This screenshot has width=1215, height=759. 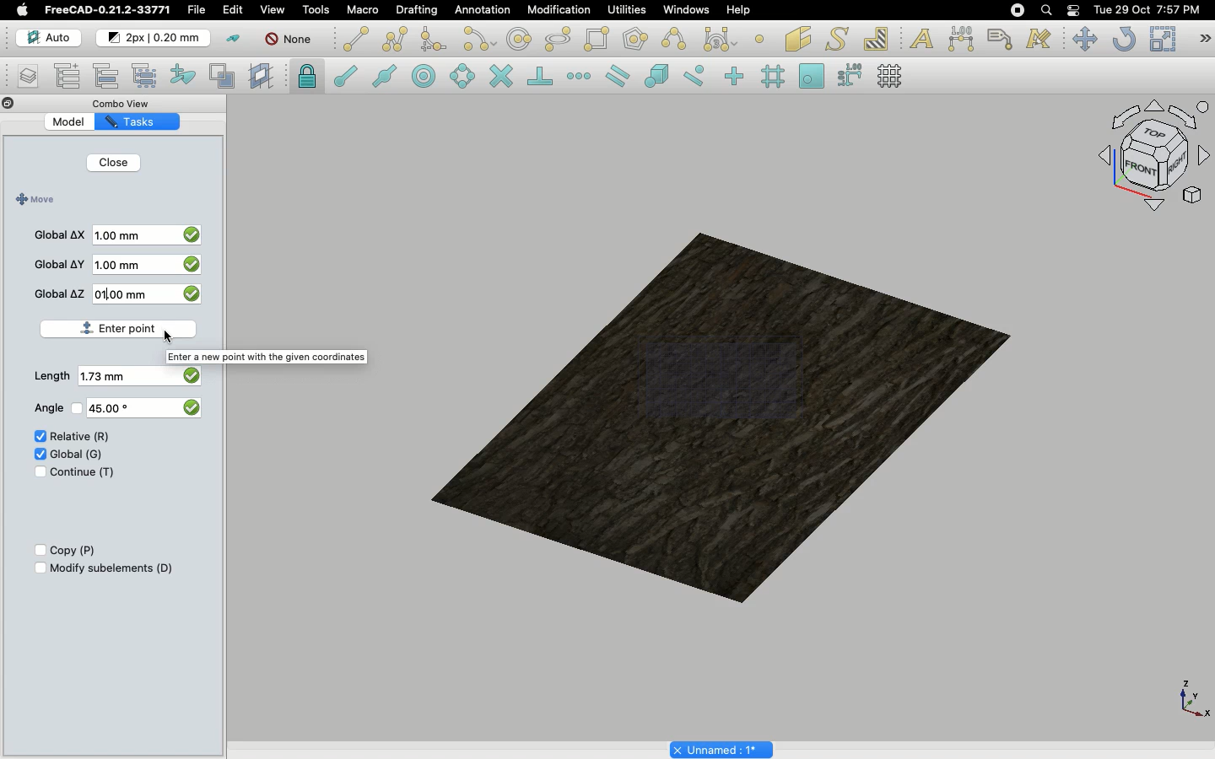 What do you see at coordinates (963, 39) in the screenshot?
I see `Dimension` at bounding box center [963, 39].